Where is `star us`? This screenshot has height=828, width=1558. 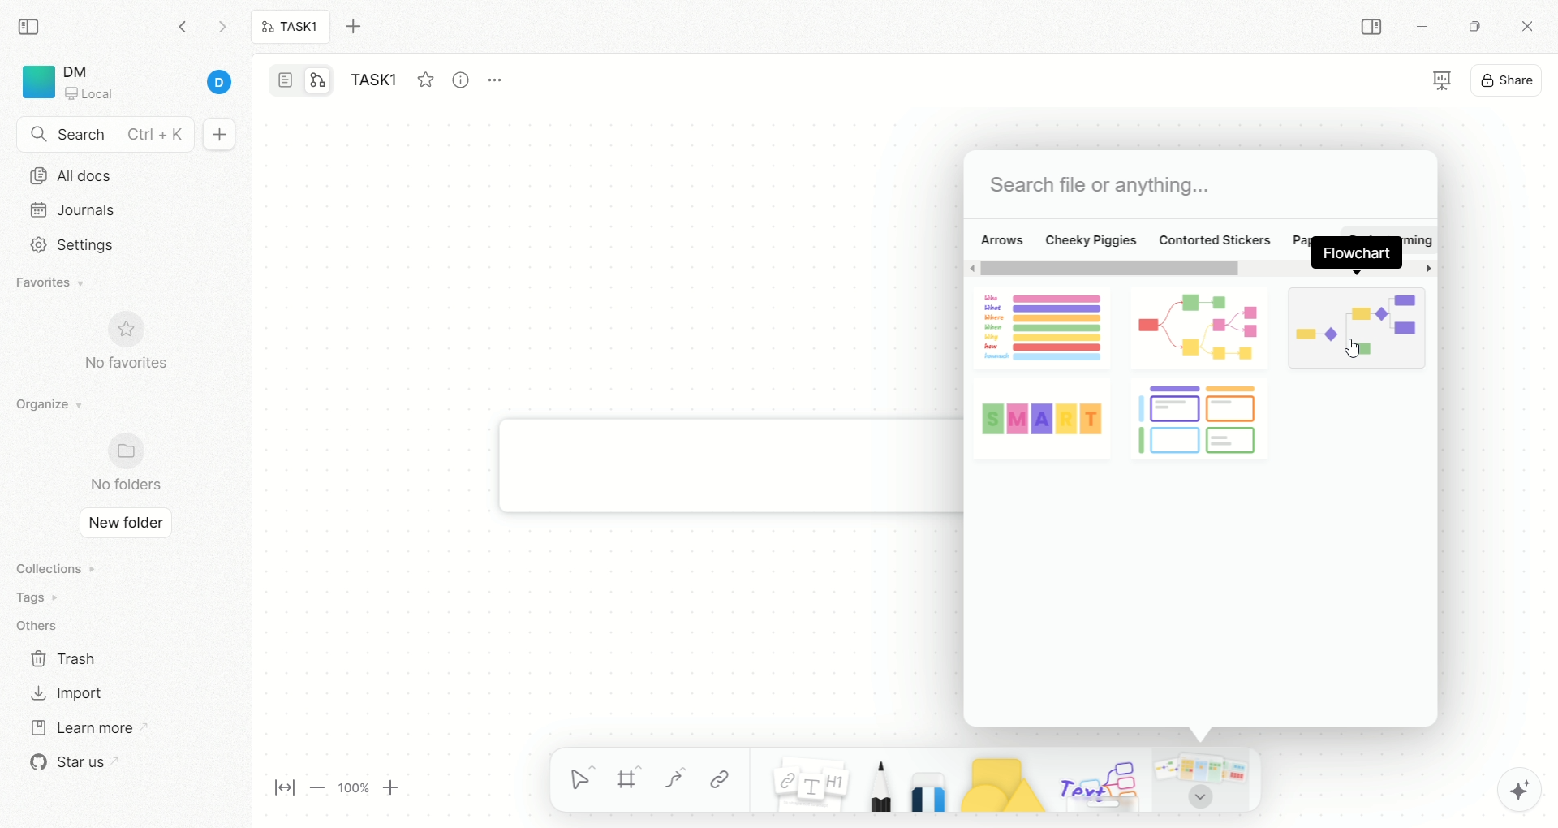
star us is located at coordinates (69, 762).